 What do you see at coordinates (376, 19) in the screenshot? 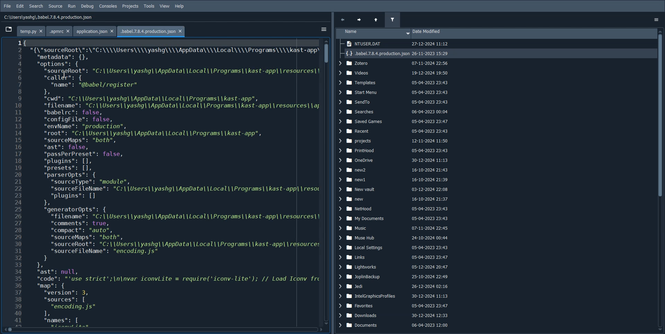
I see `Parent` at bounding box center [376, 19].